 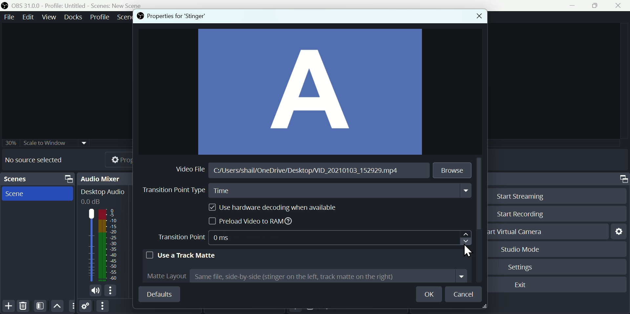 What do you see at coordinates (310, 92) in the screenshot?
I see `A` at bounding box center [310, 92].